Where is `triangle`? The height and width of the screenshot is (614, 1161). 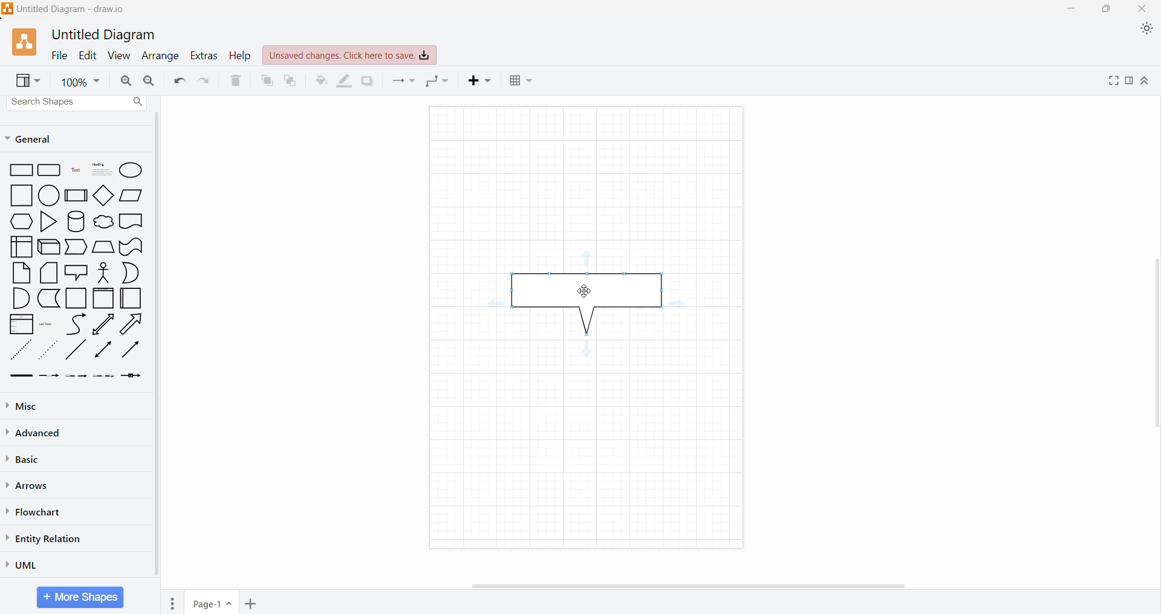
triangle is located at coordinates (47, 222).